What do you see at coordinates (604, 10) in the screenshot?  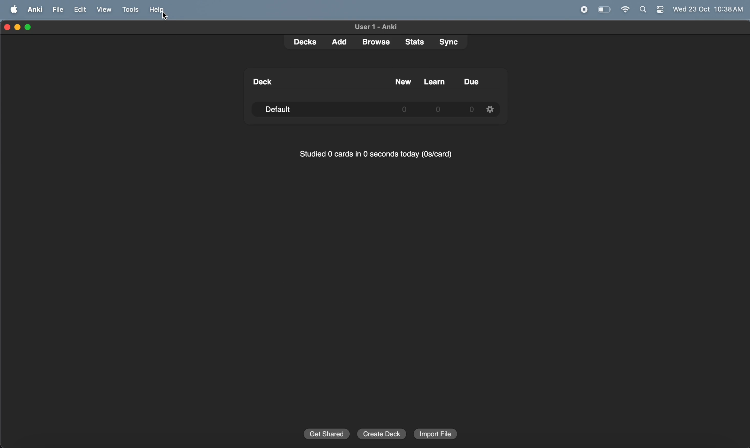 I see `battery` at bounding box center [604, 10].